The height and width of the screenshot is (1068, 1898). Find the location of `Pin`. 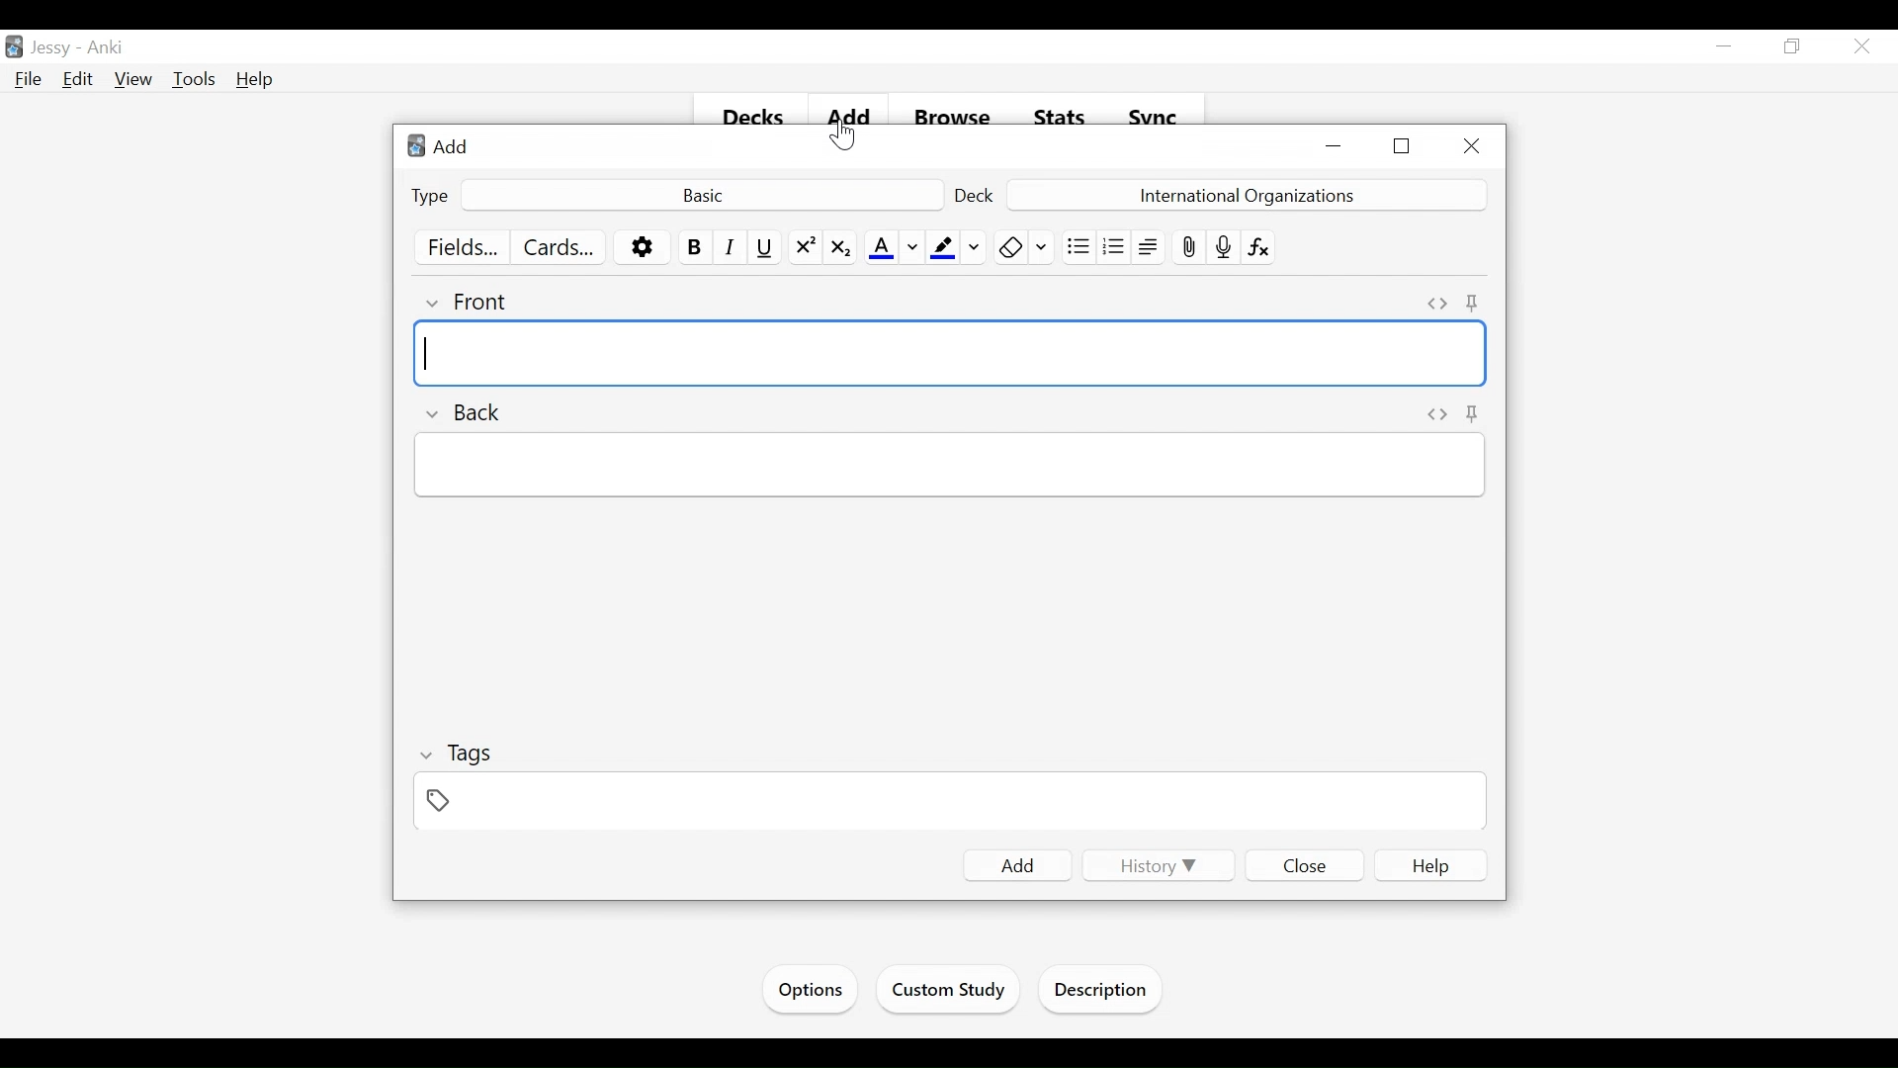

Pin is located at coordinates (1474, 414).